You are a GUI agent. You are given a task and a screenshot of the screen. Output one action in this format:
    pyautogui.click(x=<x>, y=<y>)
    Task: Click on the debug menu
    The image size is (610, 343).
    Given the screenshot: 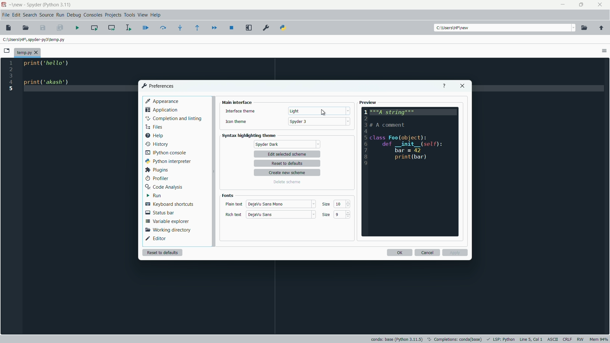 What is the action you would take?
    pyautogui.click(x=74, y=15)
    